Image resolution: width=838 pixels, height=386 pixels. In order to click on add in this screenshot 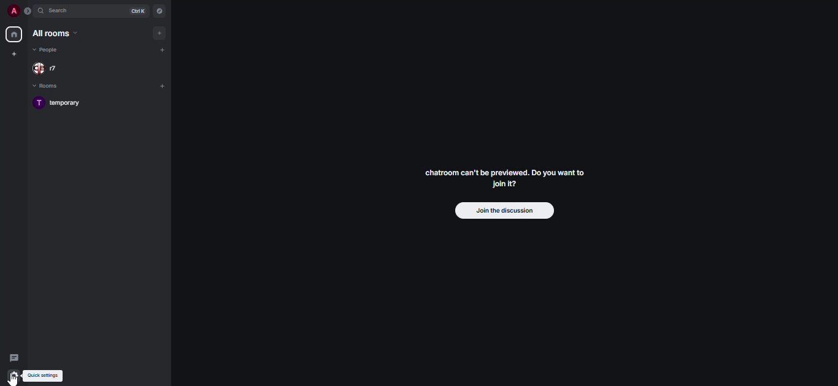, I will do `click(164, 85)`.